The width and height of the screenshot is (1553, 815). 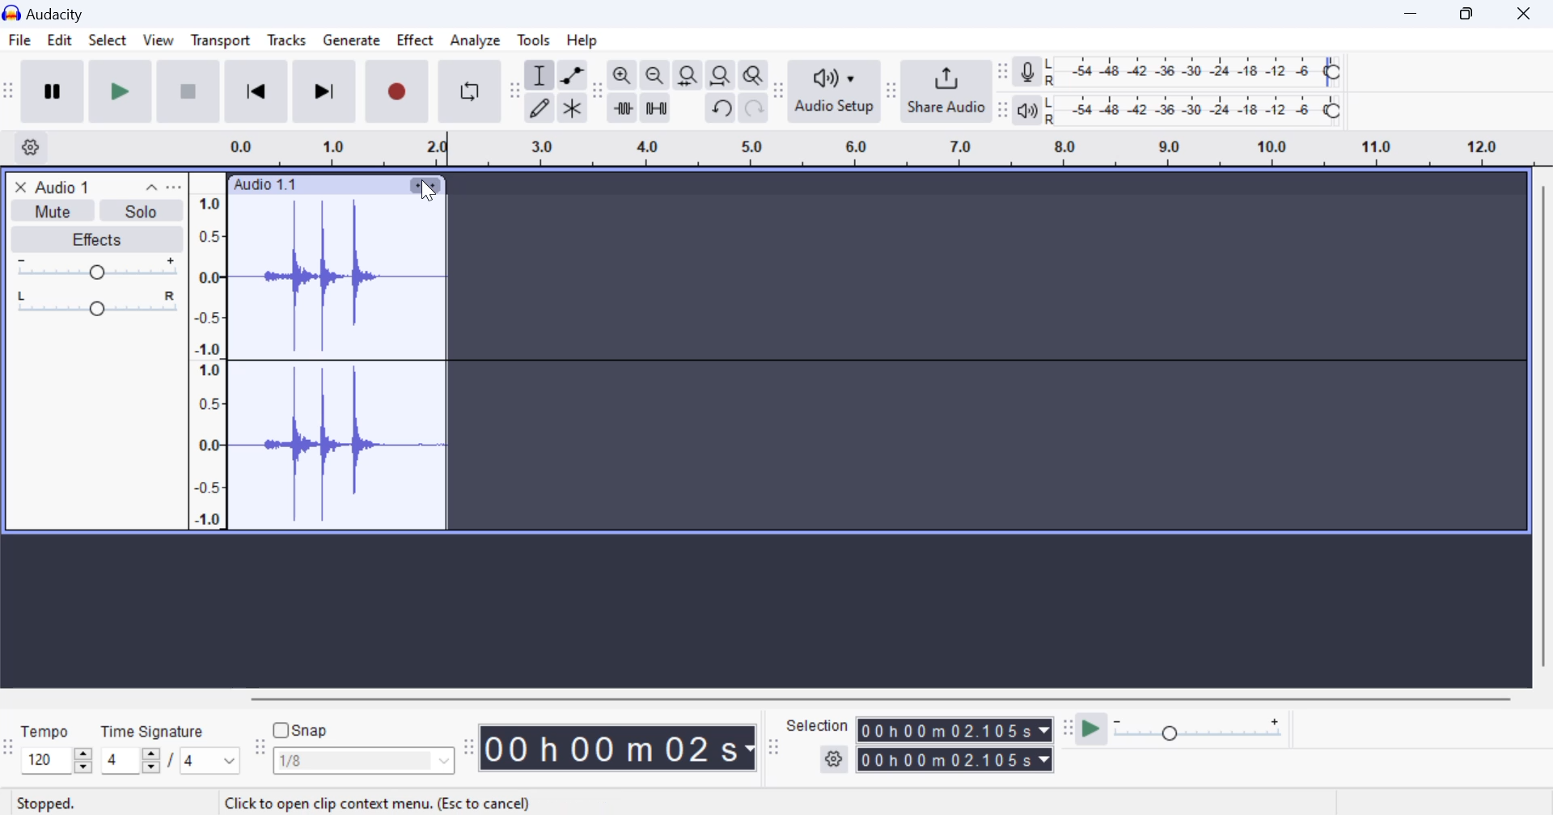 What do you see at coordinates (818, 725) in the screenshot?
I see `Selection` at bounding box center [818, 725].